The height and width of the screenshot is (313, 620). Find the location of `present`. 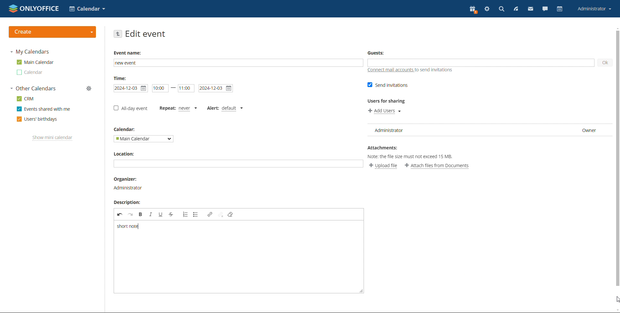

present is located at coordinates (473, 10).